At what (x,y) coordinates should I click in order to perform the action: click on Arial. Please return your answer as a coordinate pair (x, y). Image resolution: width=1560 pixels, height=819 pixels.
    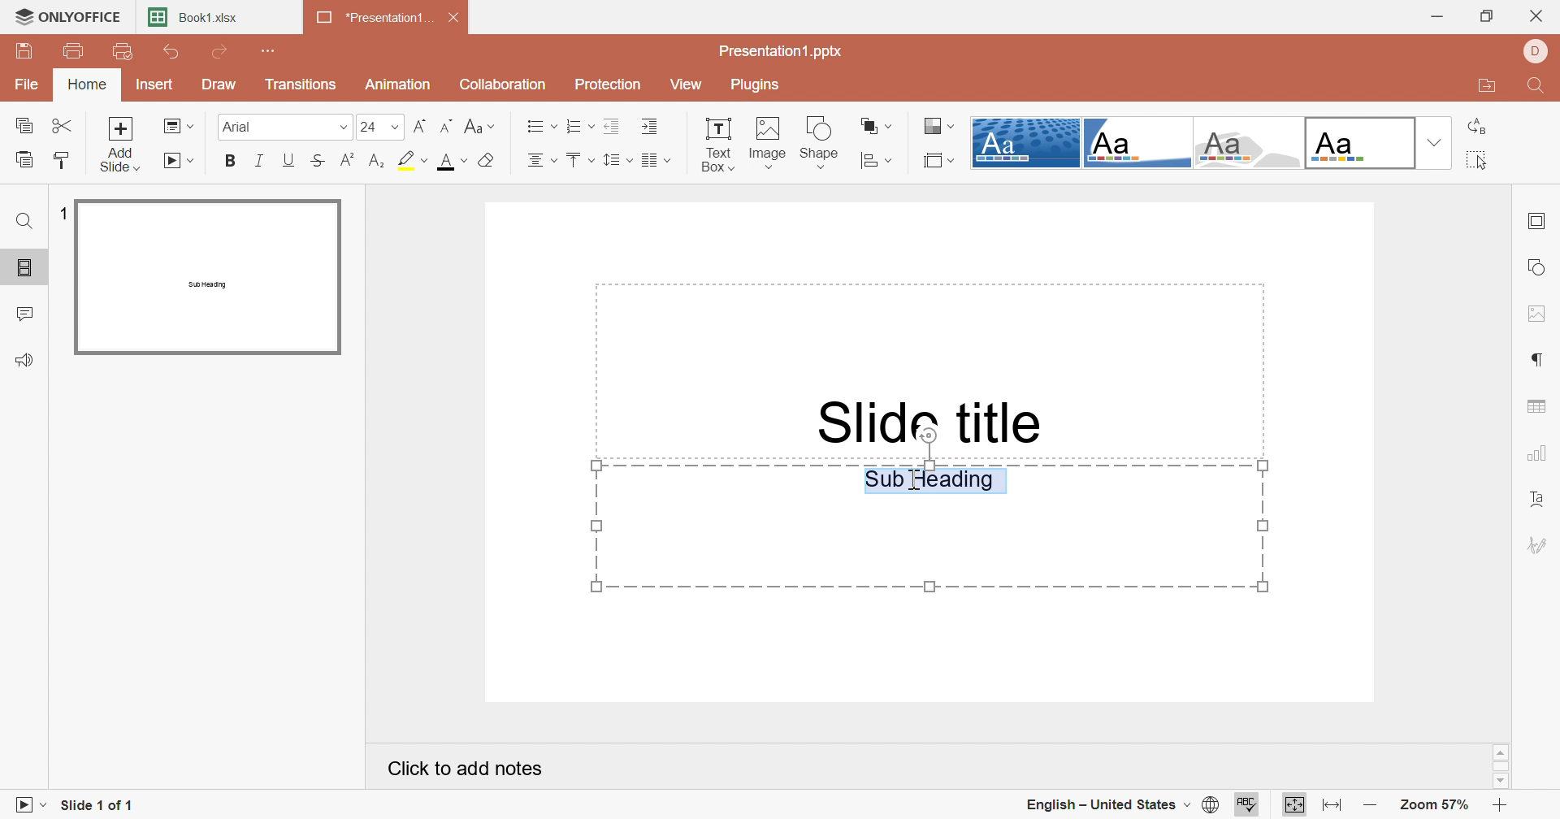
    Looking at the image, I should click on (285, 126).